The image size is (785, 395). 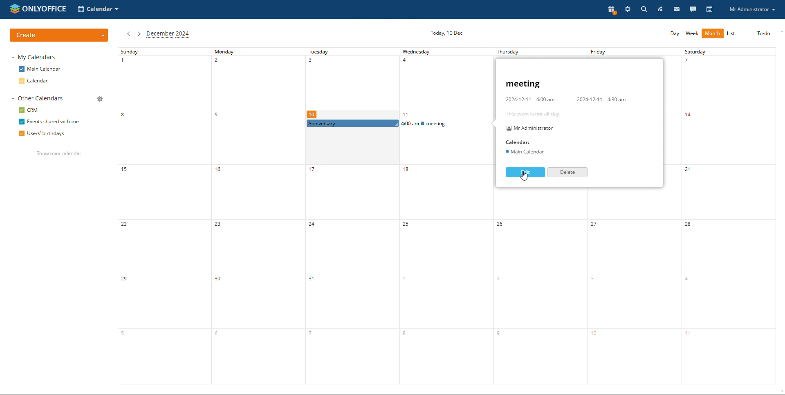 I want to click on present, so click(x=611, y=10).